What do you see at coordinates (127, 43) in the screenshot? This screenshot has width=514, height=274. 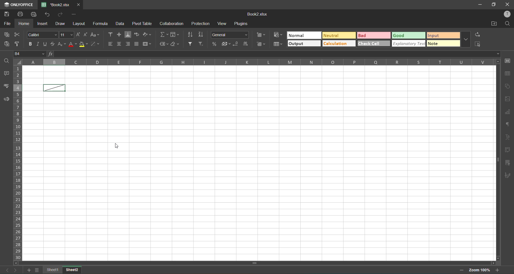 I see `align right` at bounding box center [127, 43].